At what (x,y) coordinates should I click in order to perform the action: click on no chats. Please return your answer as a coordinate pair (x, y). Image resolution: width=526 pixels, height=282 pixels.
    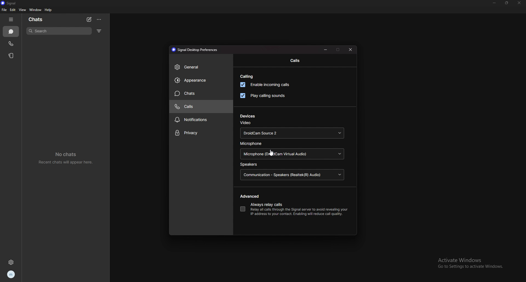
    Looking at the image, I should click on (68, 158).